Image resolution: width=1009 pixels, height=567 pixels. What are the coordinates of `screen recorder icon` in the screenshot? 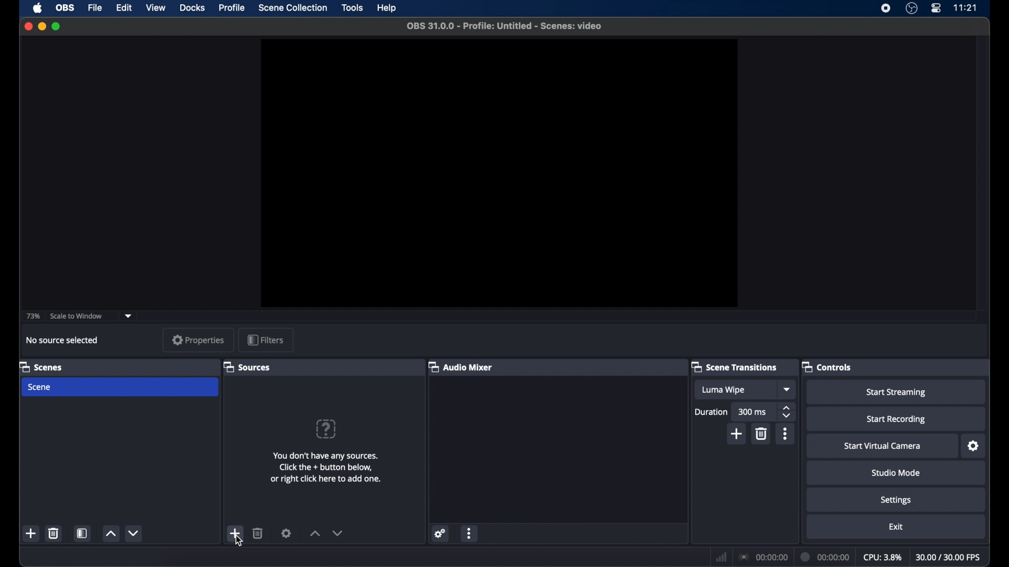 It's located at (886, 8).